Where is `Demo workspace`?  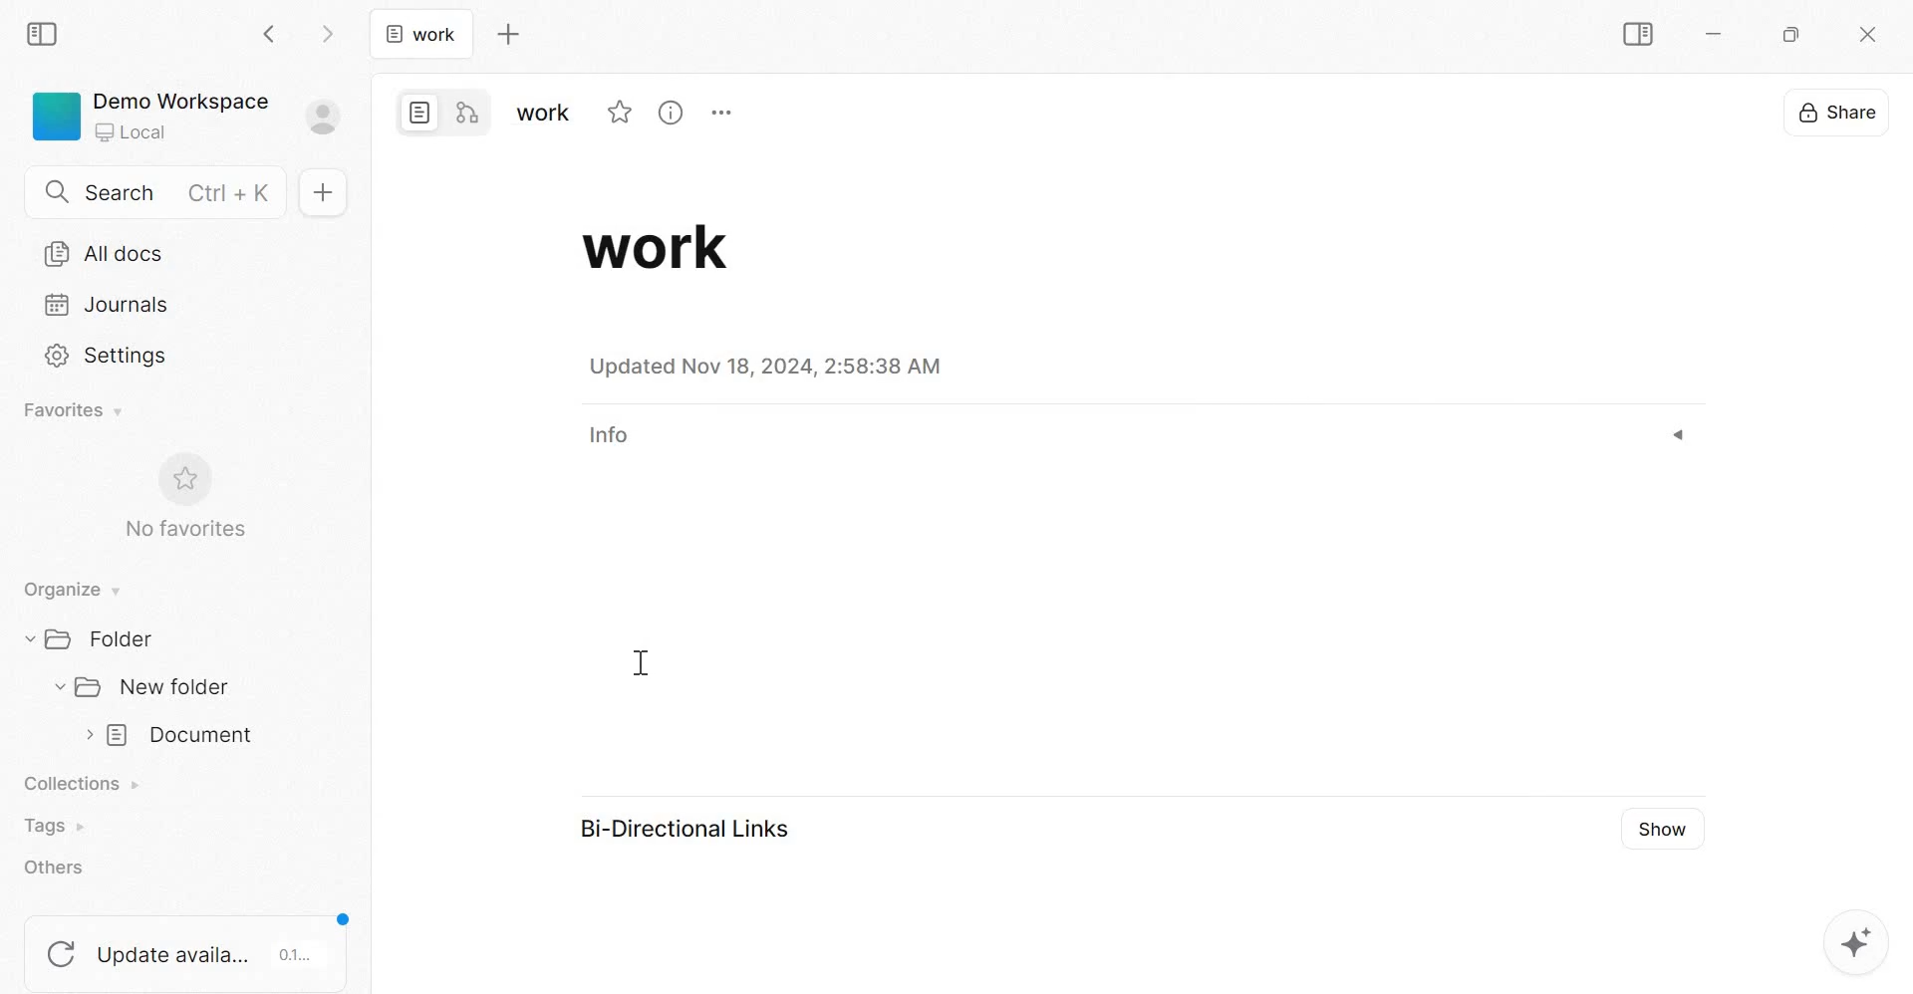
Demo workspace is located at coordinates (187, 121).